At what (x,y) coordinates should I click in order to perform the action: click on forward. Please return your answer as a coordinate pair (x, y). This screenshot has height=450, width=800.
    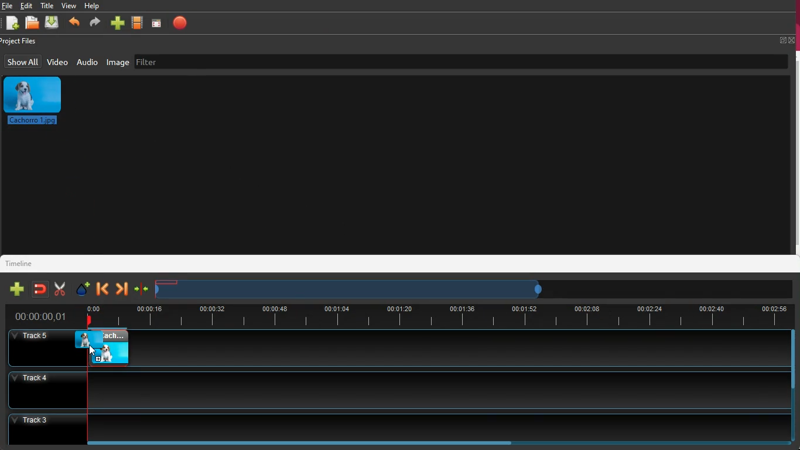
    Looking at the image, I should click on (95, 23).